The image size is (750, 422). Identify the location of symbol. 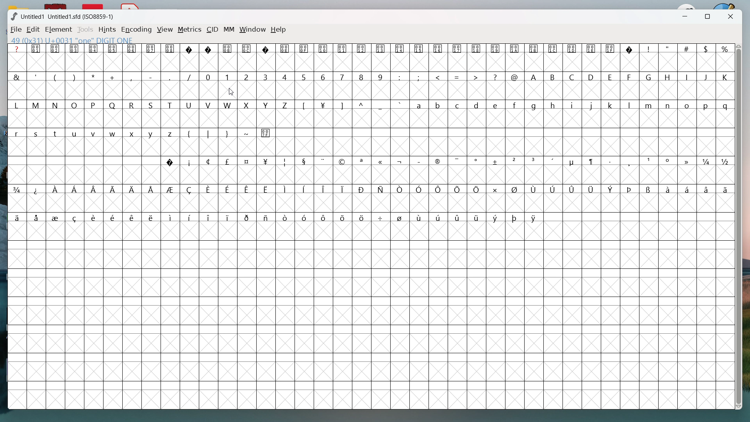
(573, 48).